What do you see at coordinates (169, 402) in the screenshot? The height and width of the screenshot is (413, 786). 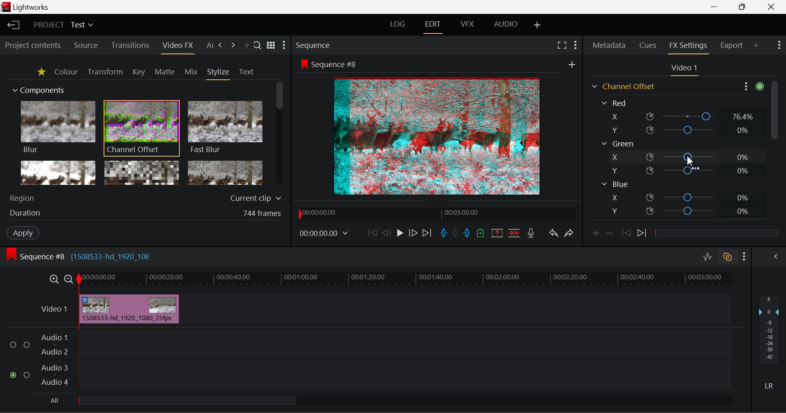 I see `all` at bounding box center [169, 402].